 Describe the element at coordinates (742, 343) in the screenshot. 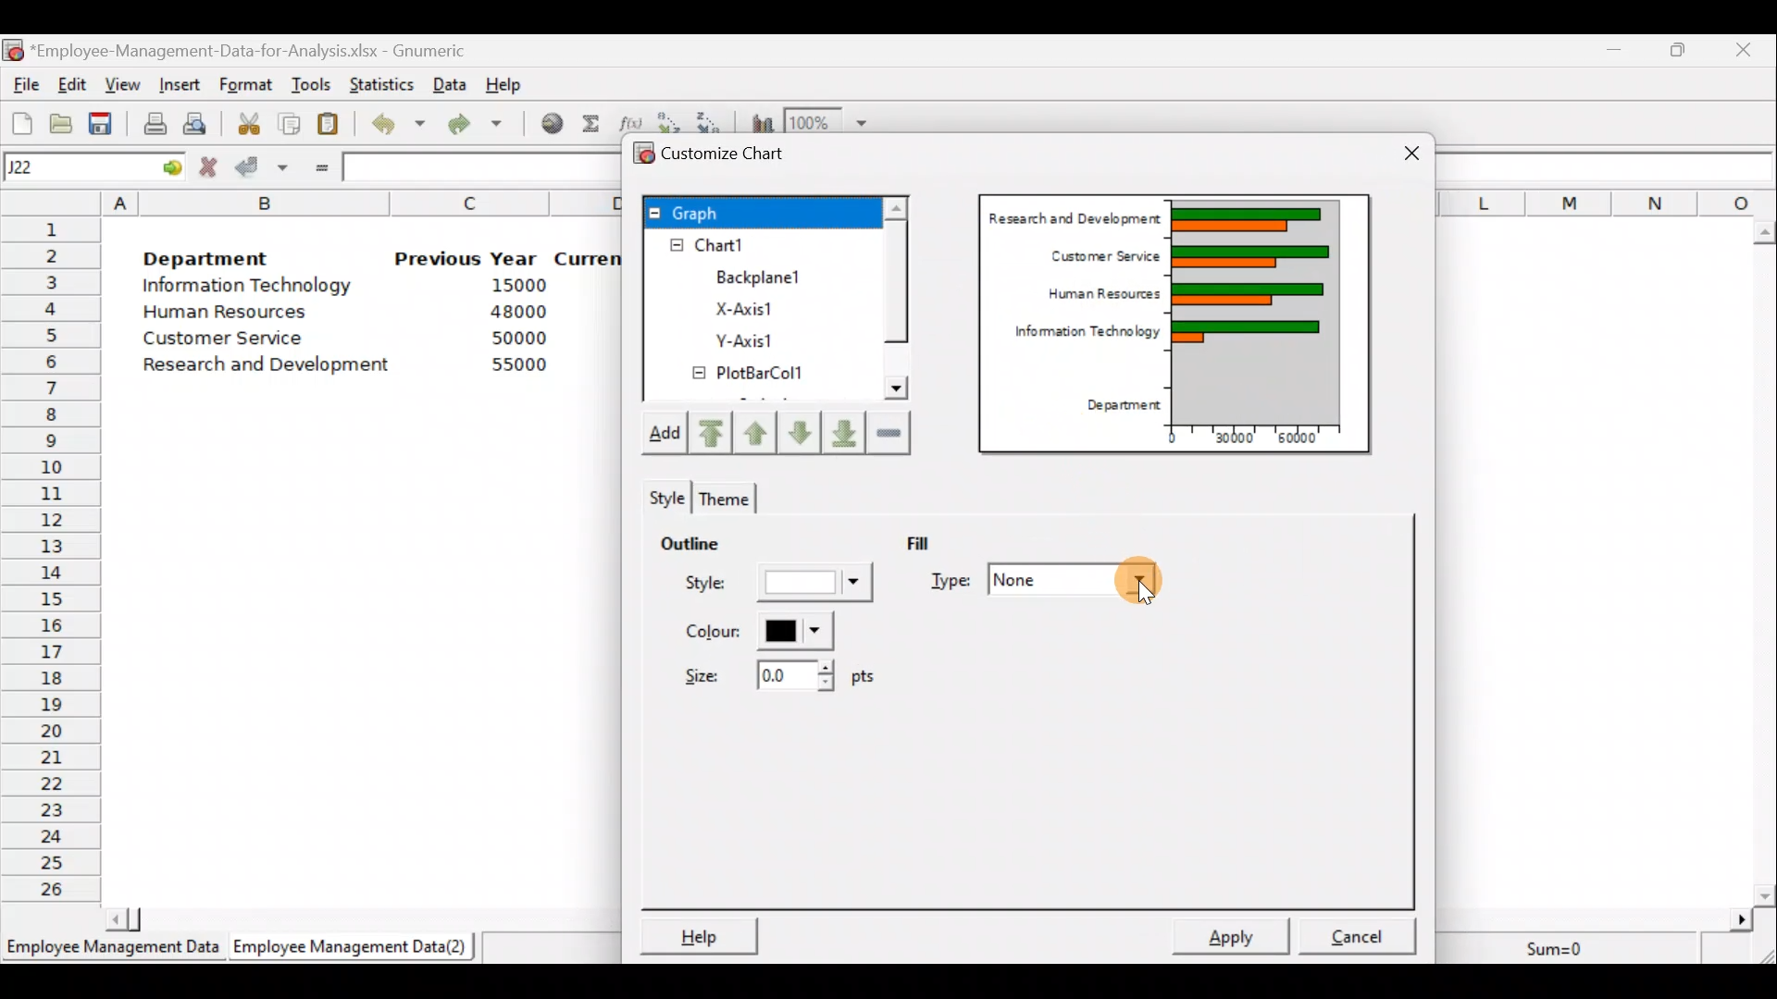

I see `Y-axis1` at that location.